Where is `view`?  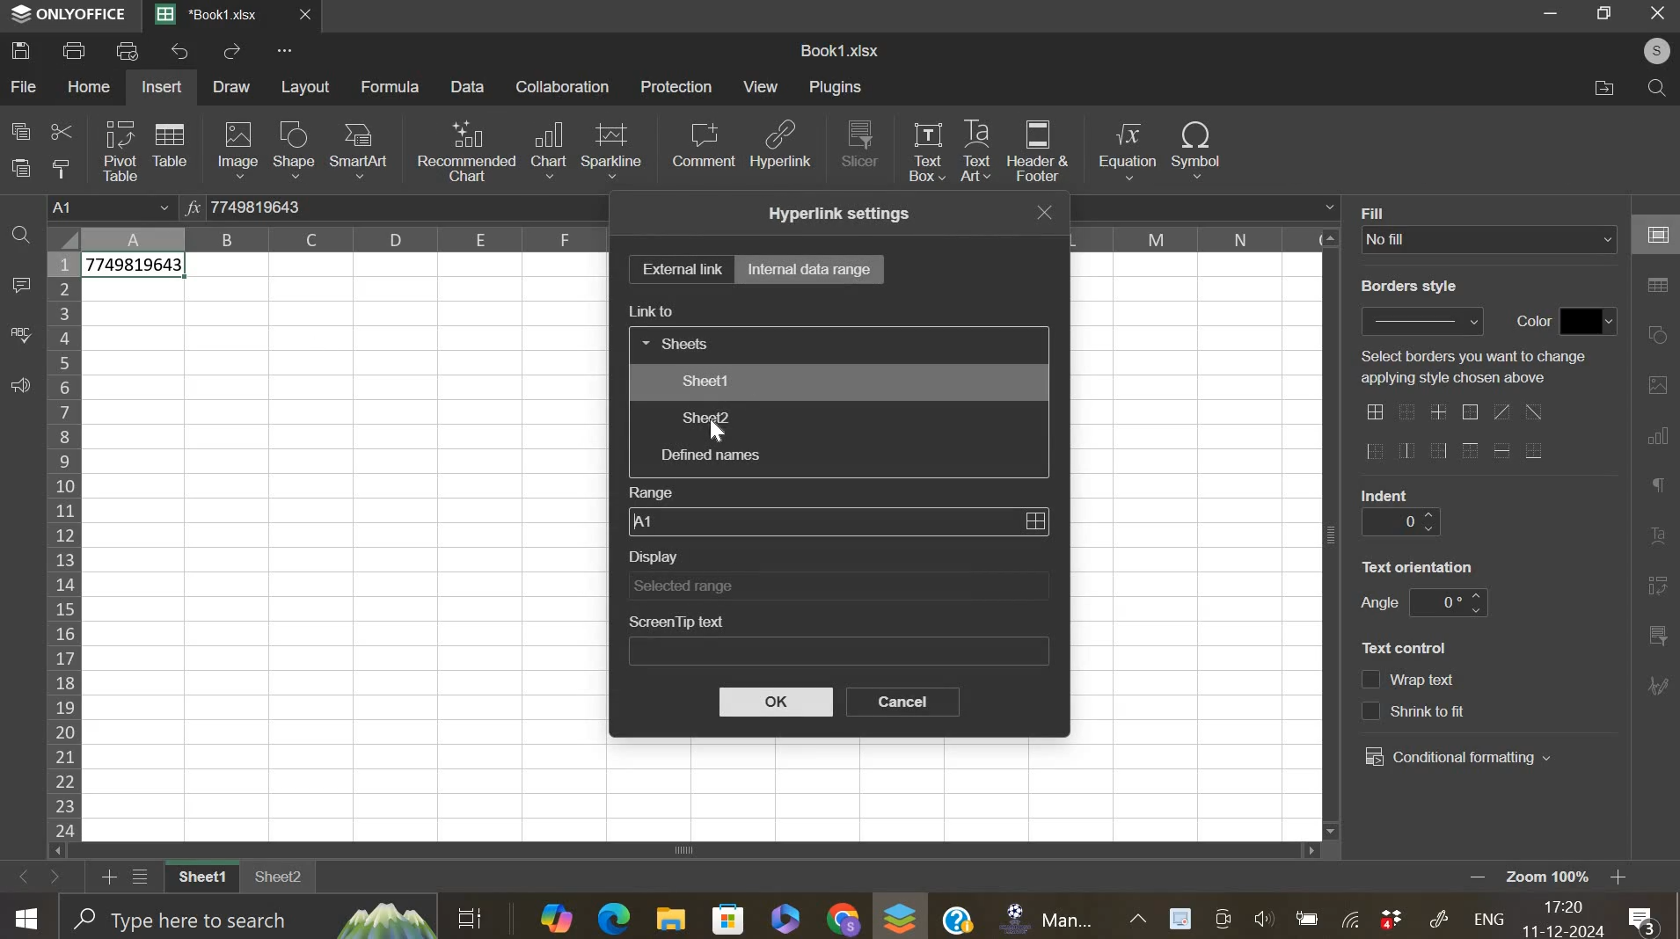 view is located at coordinates (762, 86).